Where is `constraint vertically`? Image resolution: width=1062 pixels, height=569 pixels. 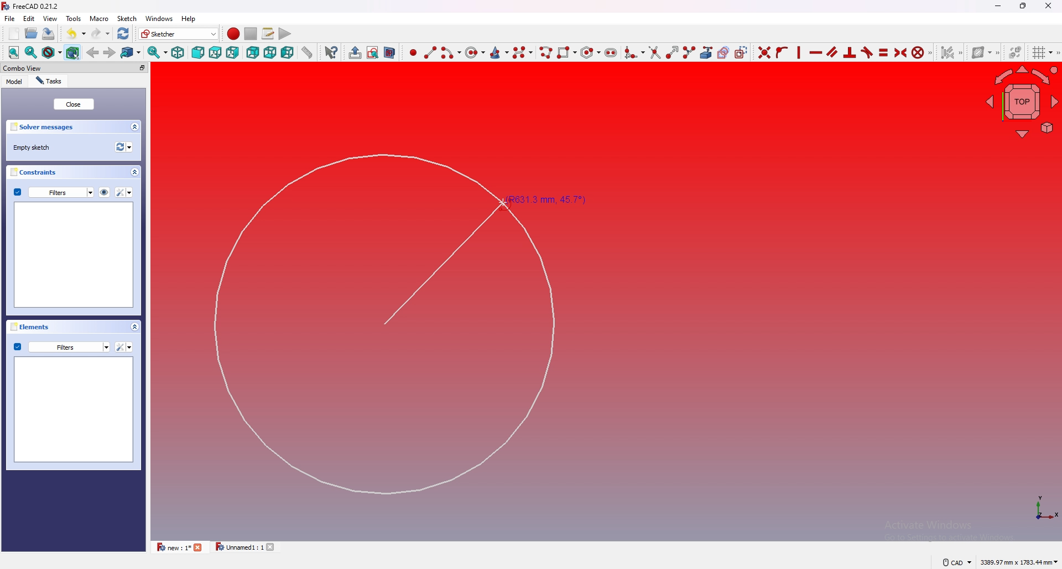 constraint vertically is located at coordinates (800, 51).